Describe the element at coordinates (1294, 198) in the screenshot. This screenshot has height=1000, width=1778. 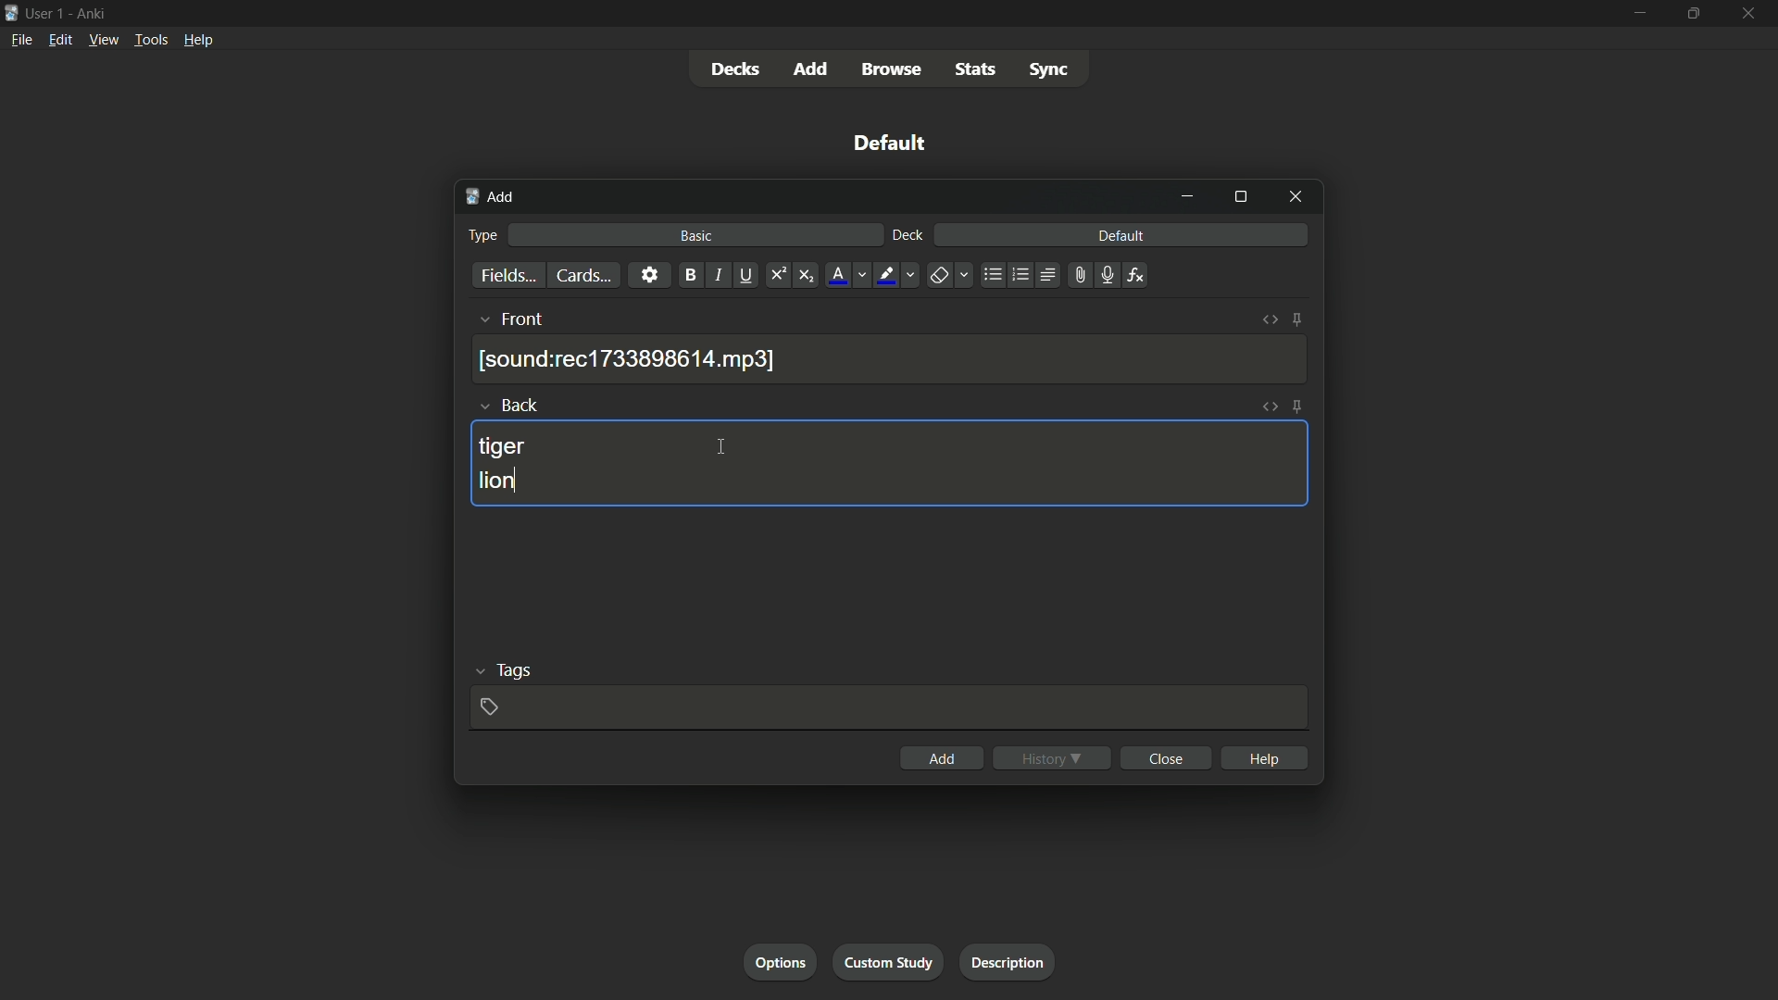
I see `close window` at that location.